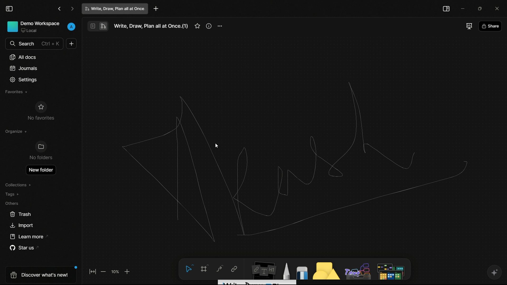 This screenshot has width=507, height=285. What do you see at coordinates (157, 9) in the screenshot?
I see `new project` at bounding box center [157, 9].